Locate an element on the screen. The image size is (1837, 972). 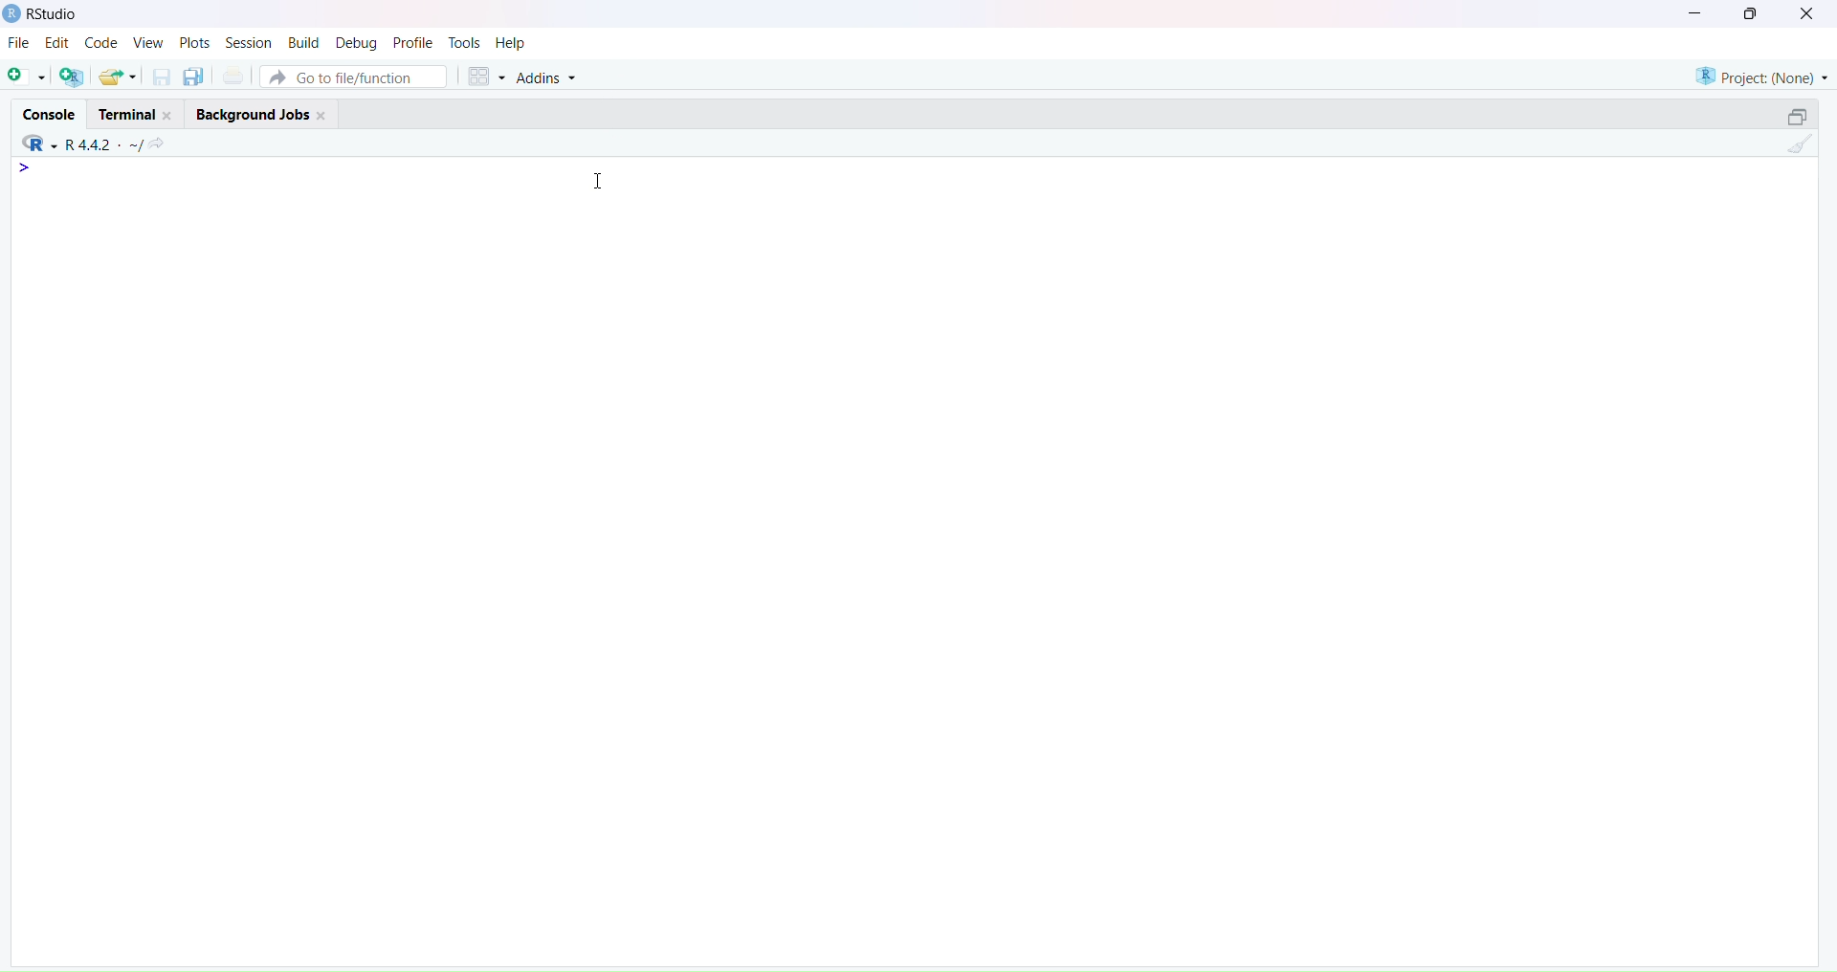
Rstudio is located at coordinates (44, 14).